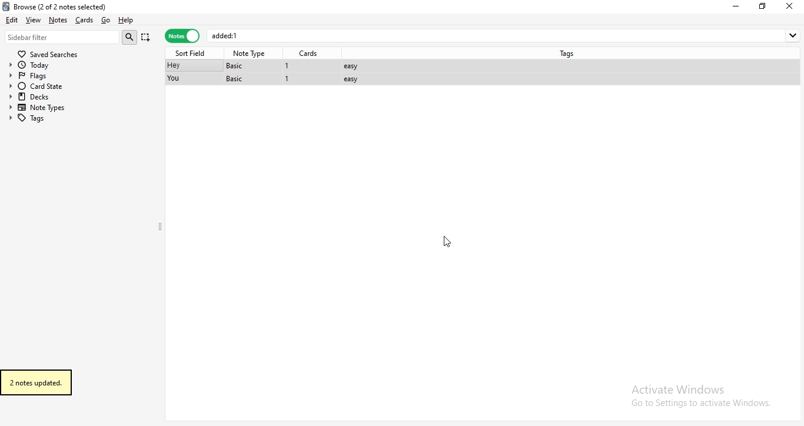  What do you see at coordinates (40, 108) in the screenshot?
I see `note types` at bounding box center [40, 108].